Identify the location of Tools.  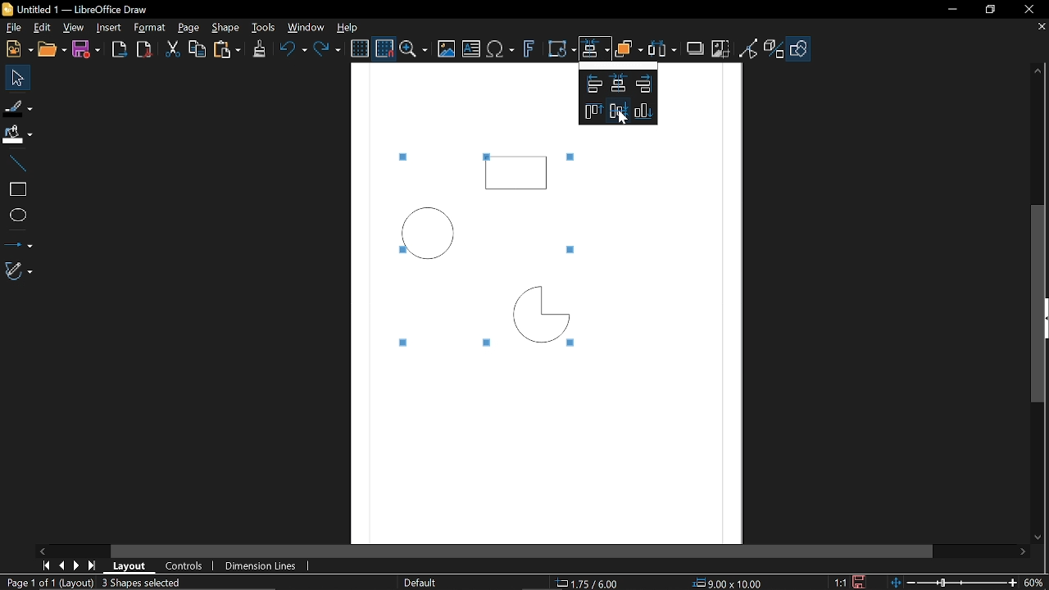
(264, 28).